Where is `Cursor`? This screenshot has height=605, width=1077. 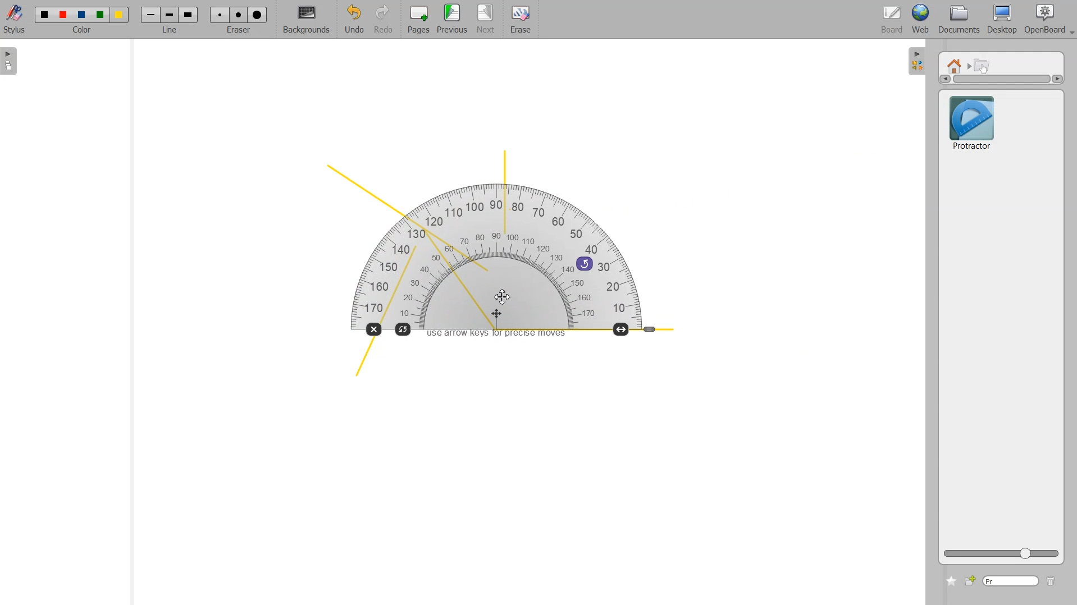
Cursor is located at coordinates (502, 296).